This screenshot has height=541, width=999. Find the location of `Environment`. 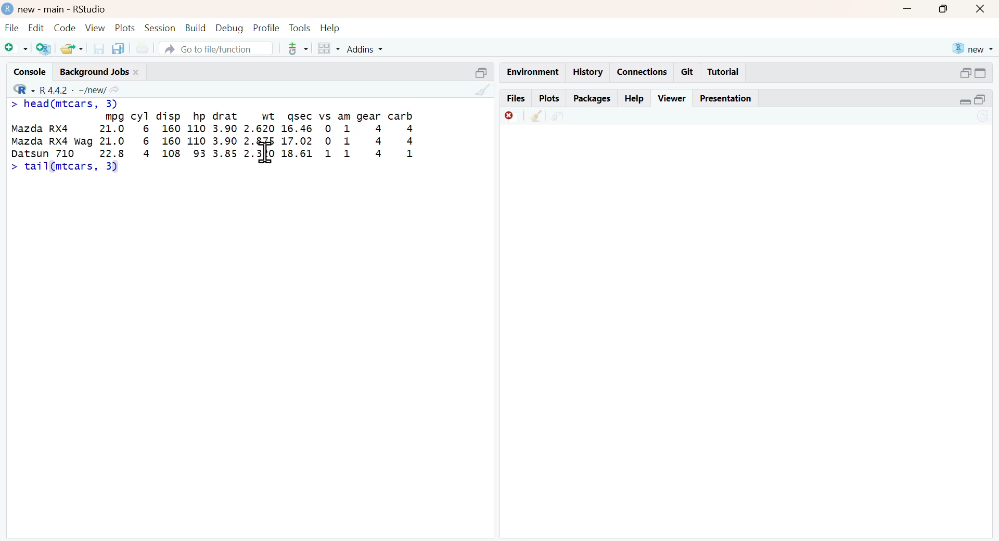

Environment is located at coordinates (532, 71).